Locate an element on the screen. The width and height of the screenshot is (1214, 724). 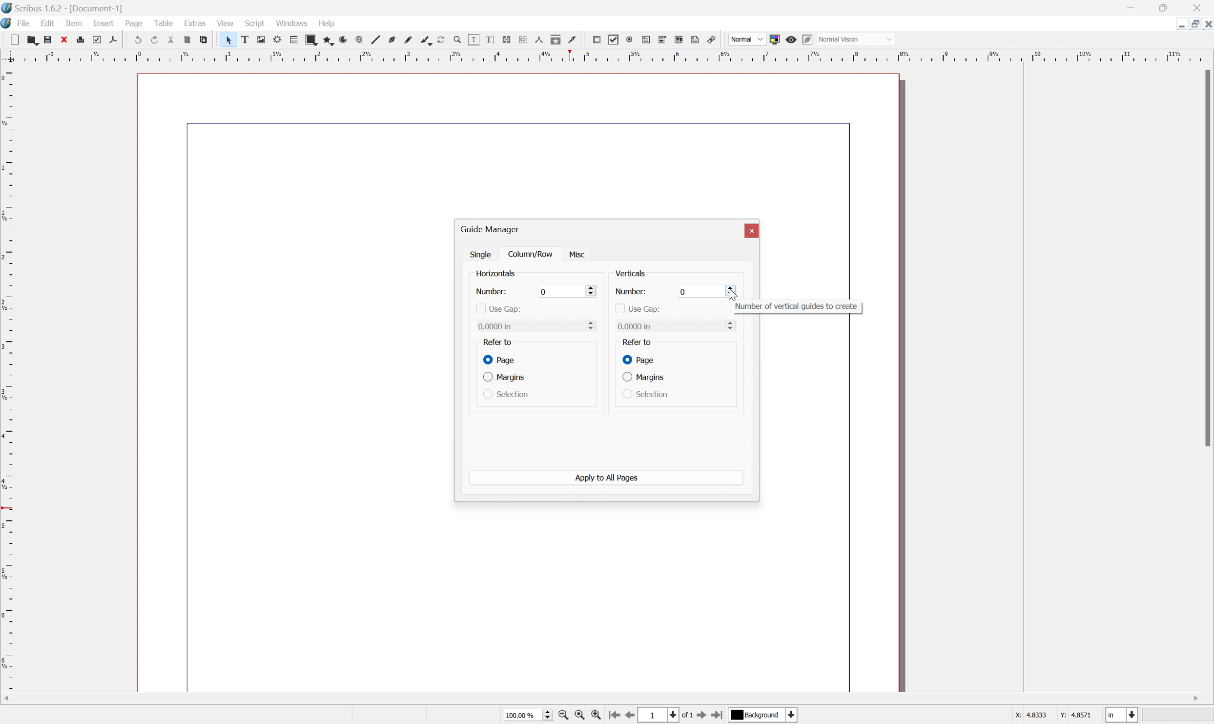
edit in preview mode is located at coordinates (808, 39).